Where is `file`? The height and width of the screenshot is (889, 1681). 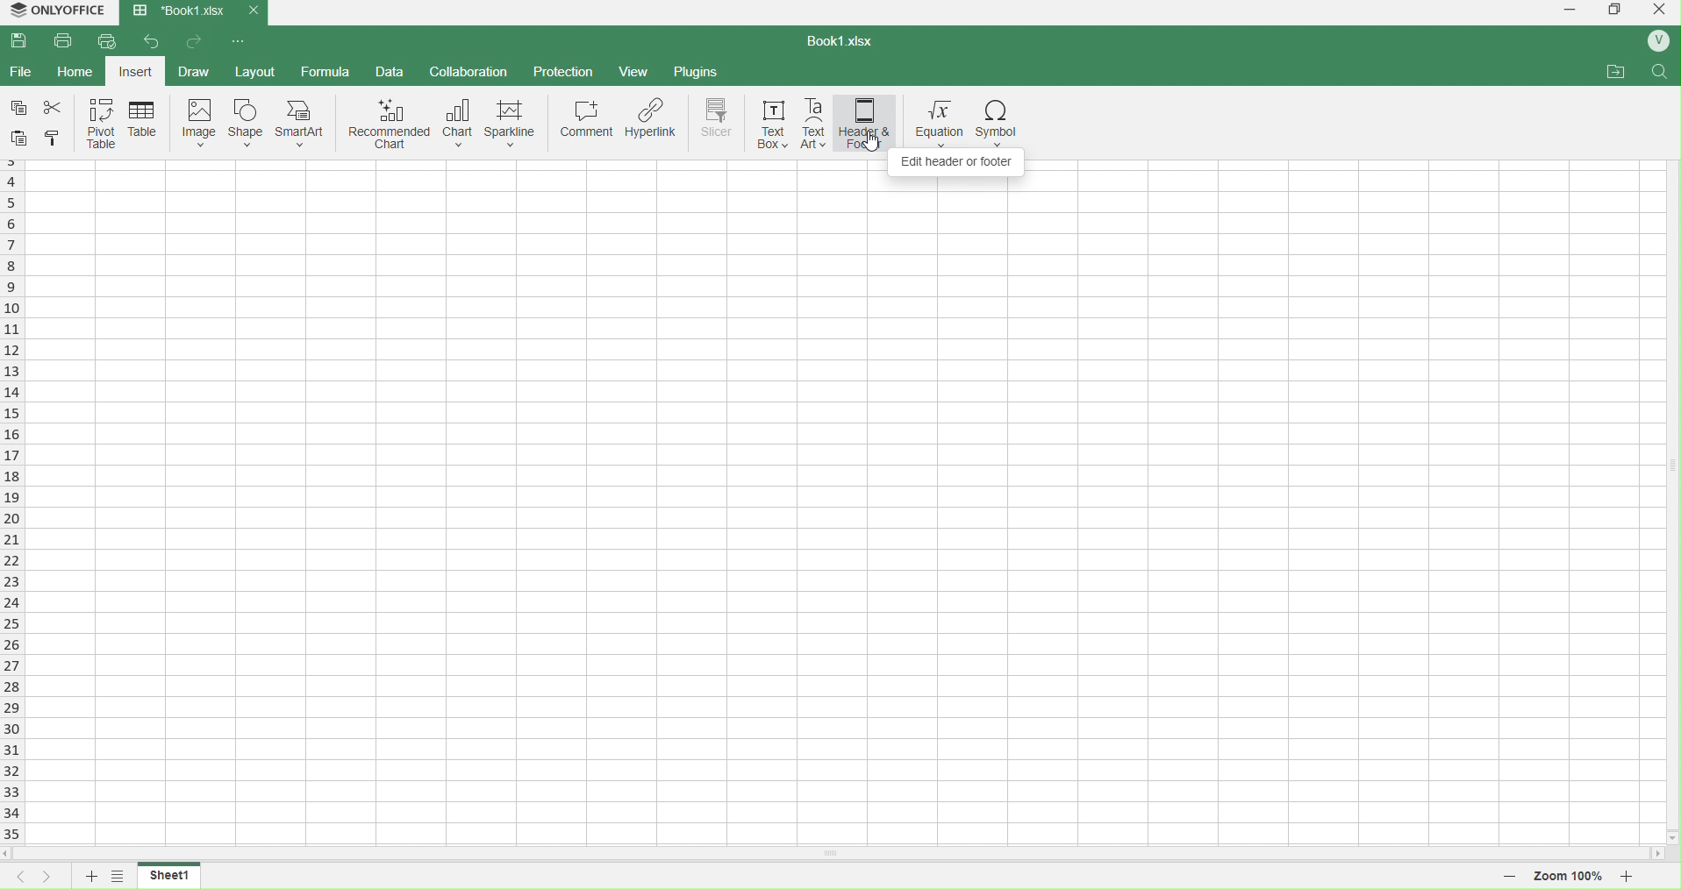
file is located at coordinates (21, 71).